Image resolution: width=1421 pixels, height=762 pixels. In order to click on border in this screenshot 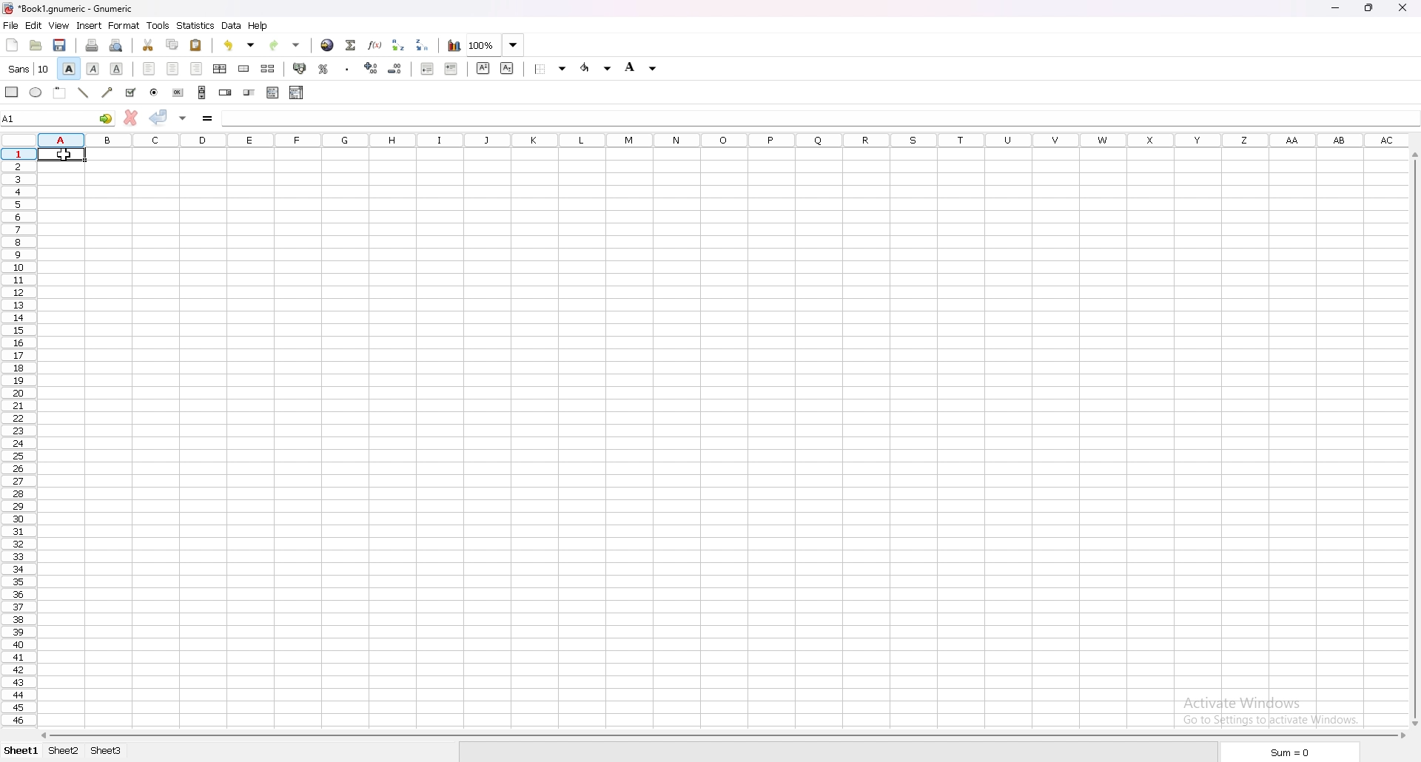, I will do `click(551, 70)`.